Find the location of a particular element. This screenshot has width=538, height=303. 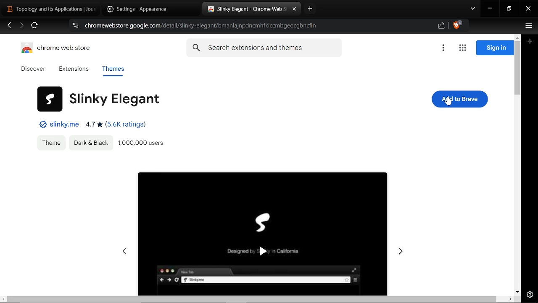

Add to brave is located at coordinates (459, 98).